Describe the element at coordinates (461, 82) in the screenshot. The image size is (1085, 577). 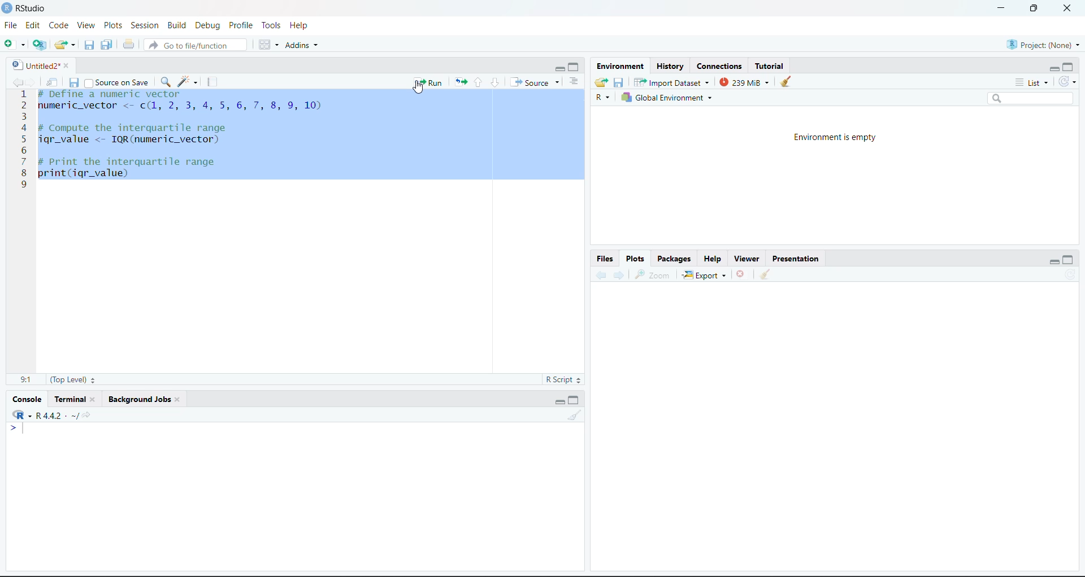
I see `Re-run the previous code region (Ctrl + Alt + P)` at that location.